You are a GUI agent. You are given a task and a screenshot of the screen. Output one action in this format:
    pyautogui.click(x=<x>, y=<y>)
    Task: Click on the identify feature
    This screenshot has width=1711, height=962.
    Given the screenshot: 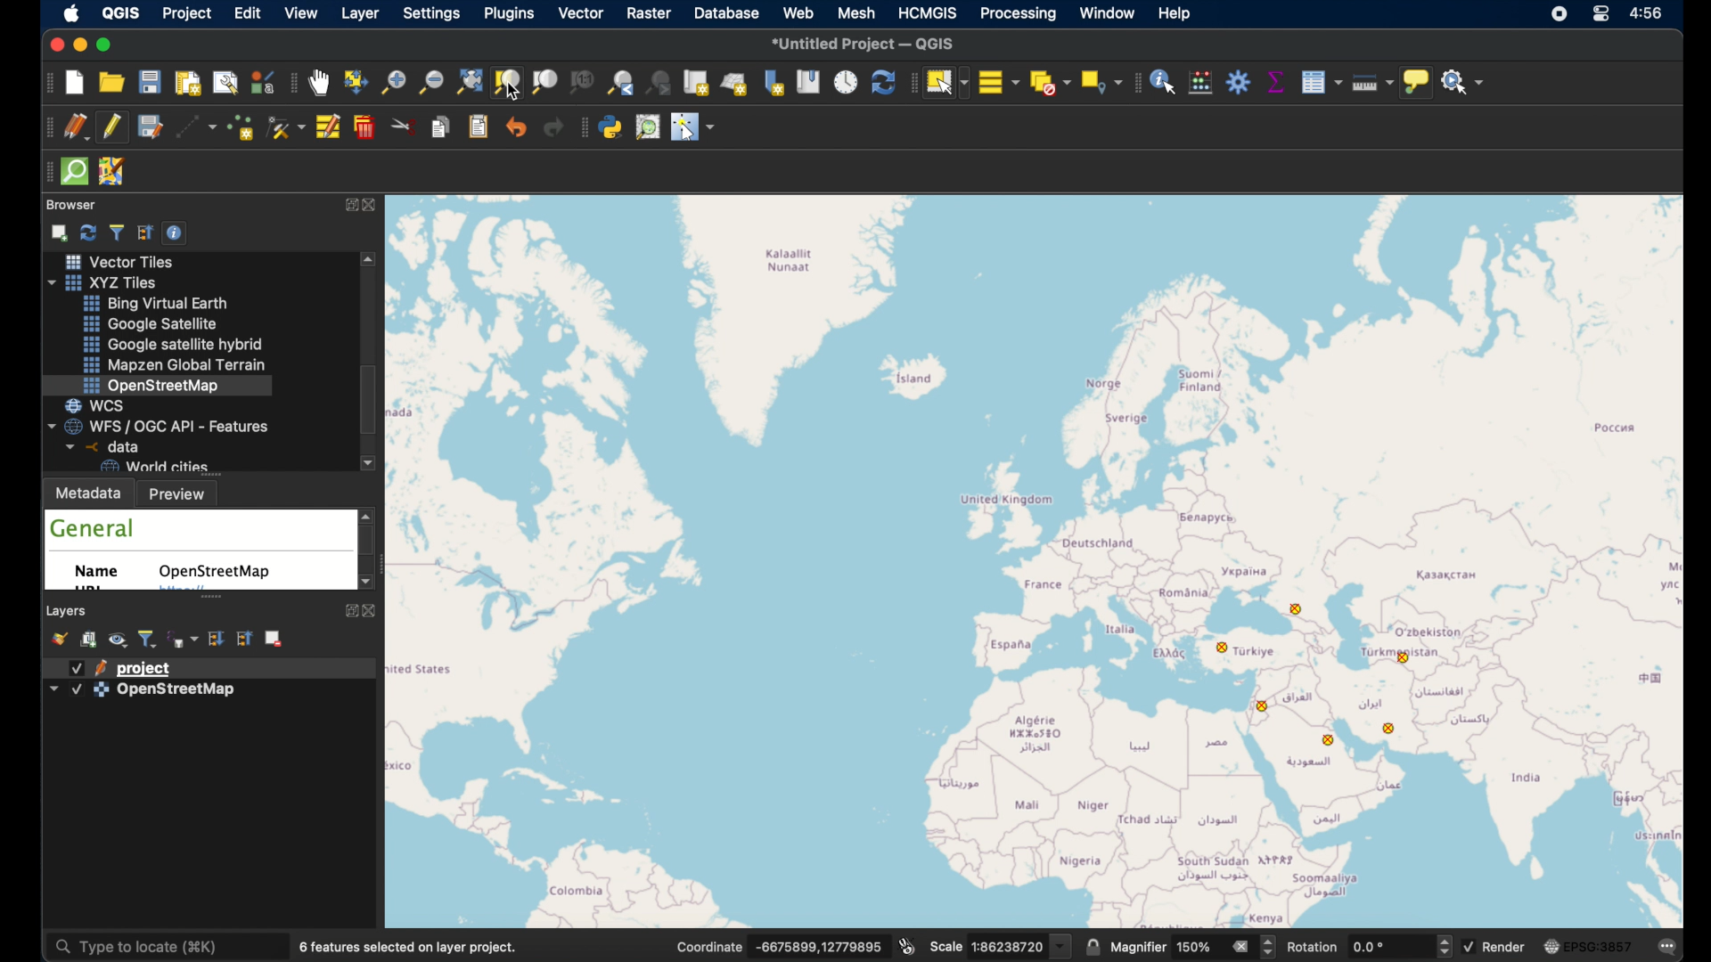 What is the action you would take?
    pyautogui.click(x=1164, y=82)
    